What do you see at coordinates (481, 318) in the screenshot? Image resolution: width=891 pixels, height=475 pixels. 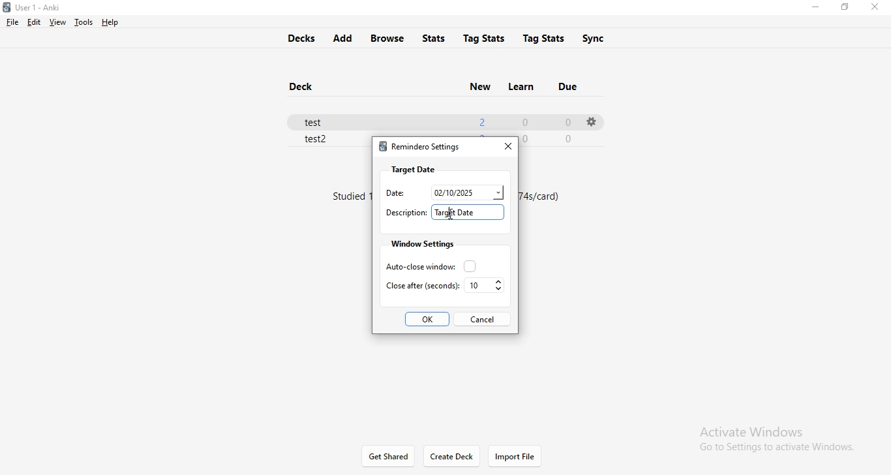 I see `cancel` at bounding box center [481, 318].